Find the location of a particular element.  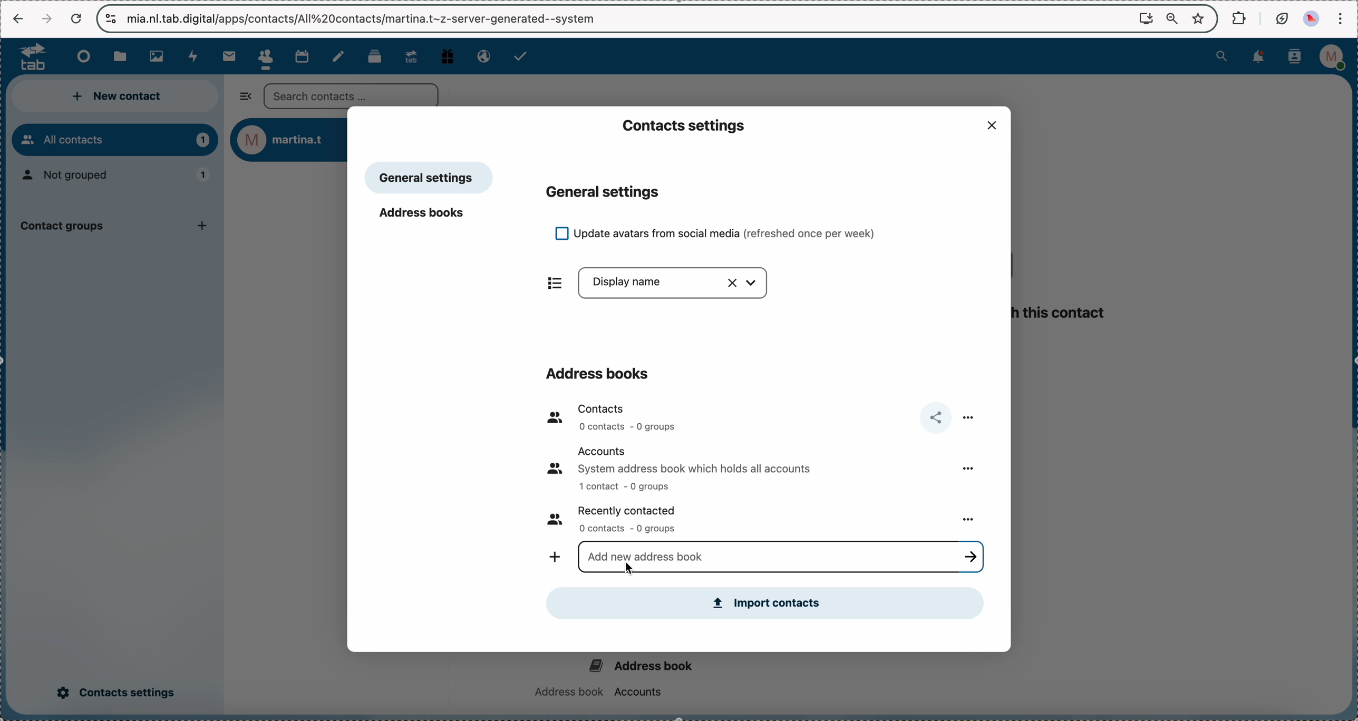

notifications is located at coordinates (1261, 57).